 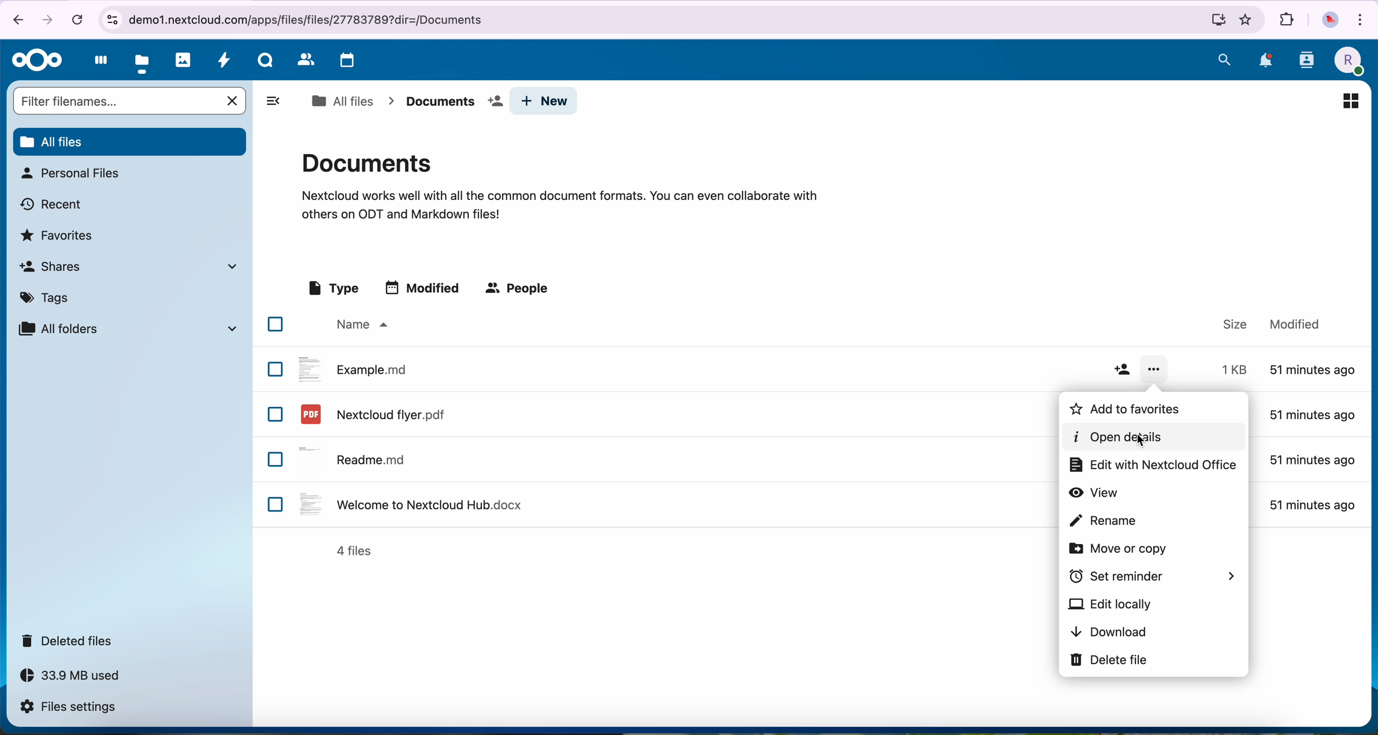 I want to click on contacts, so click(x=304, y=60).